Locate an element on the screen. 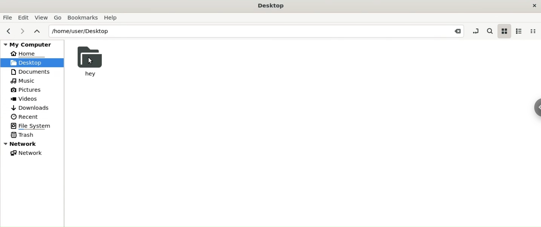 This screenshot has width=541, height=227. Help is located at coordinates (112, 18).